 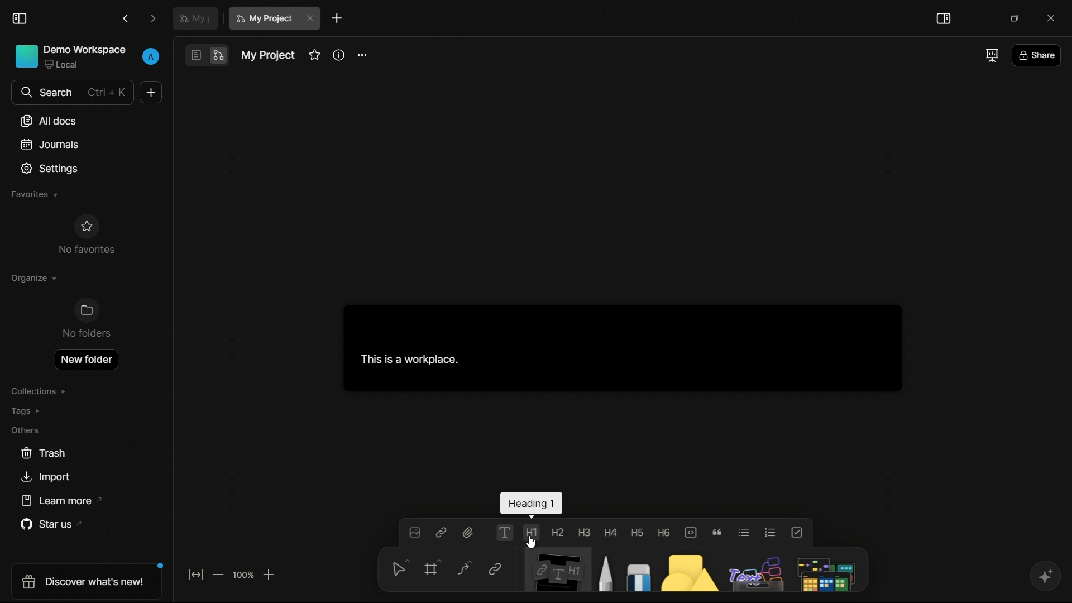 What do you see at coordinates (363, 53) in the screenshot?
I see `more options` at bounding box center [363, 53].